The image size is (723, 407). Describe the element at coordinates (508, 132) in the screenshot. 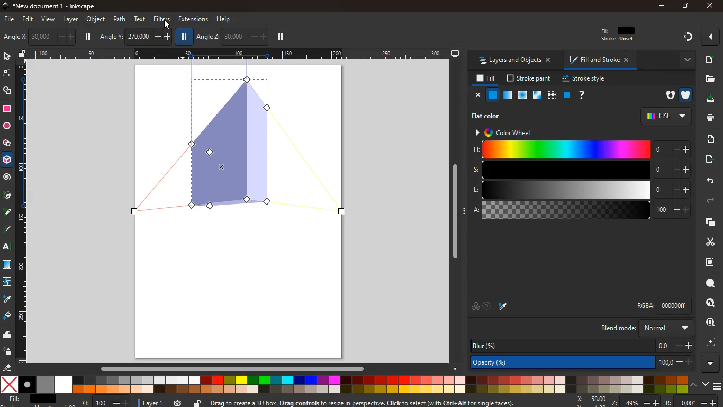

I see `color wheel` at that location.